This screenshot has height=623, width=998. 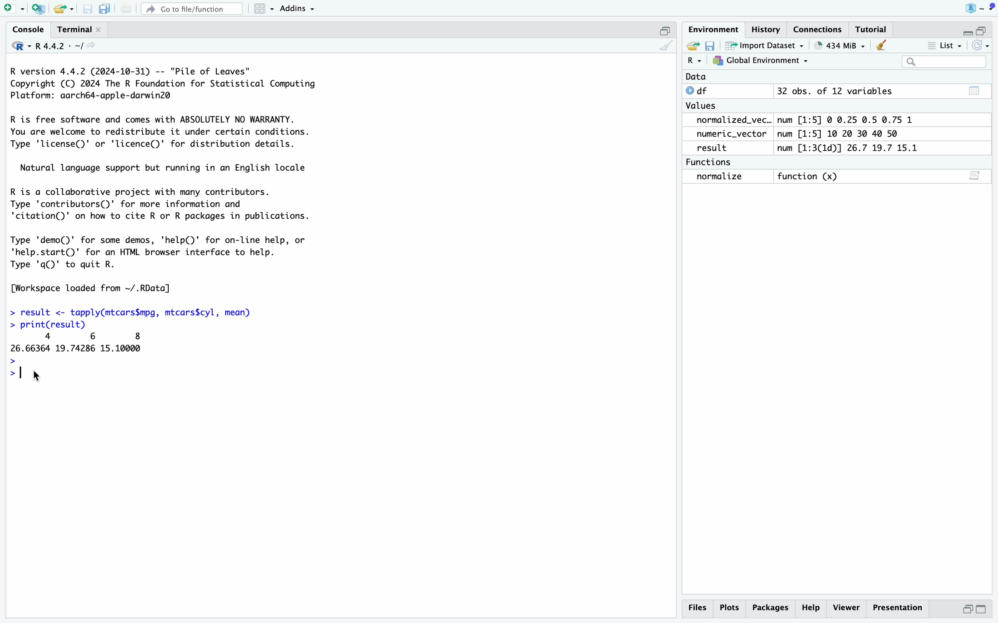 I want to click on Clear, so click(x=667, y=46).